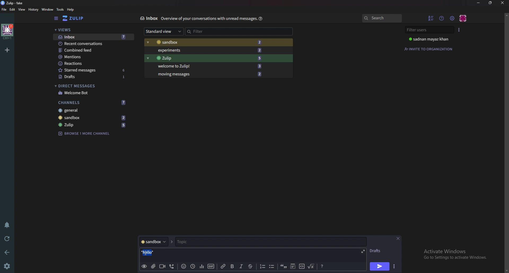  I want to click on Standard view, so click(163, 31).